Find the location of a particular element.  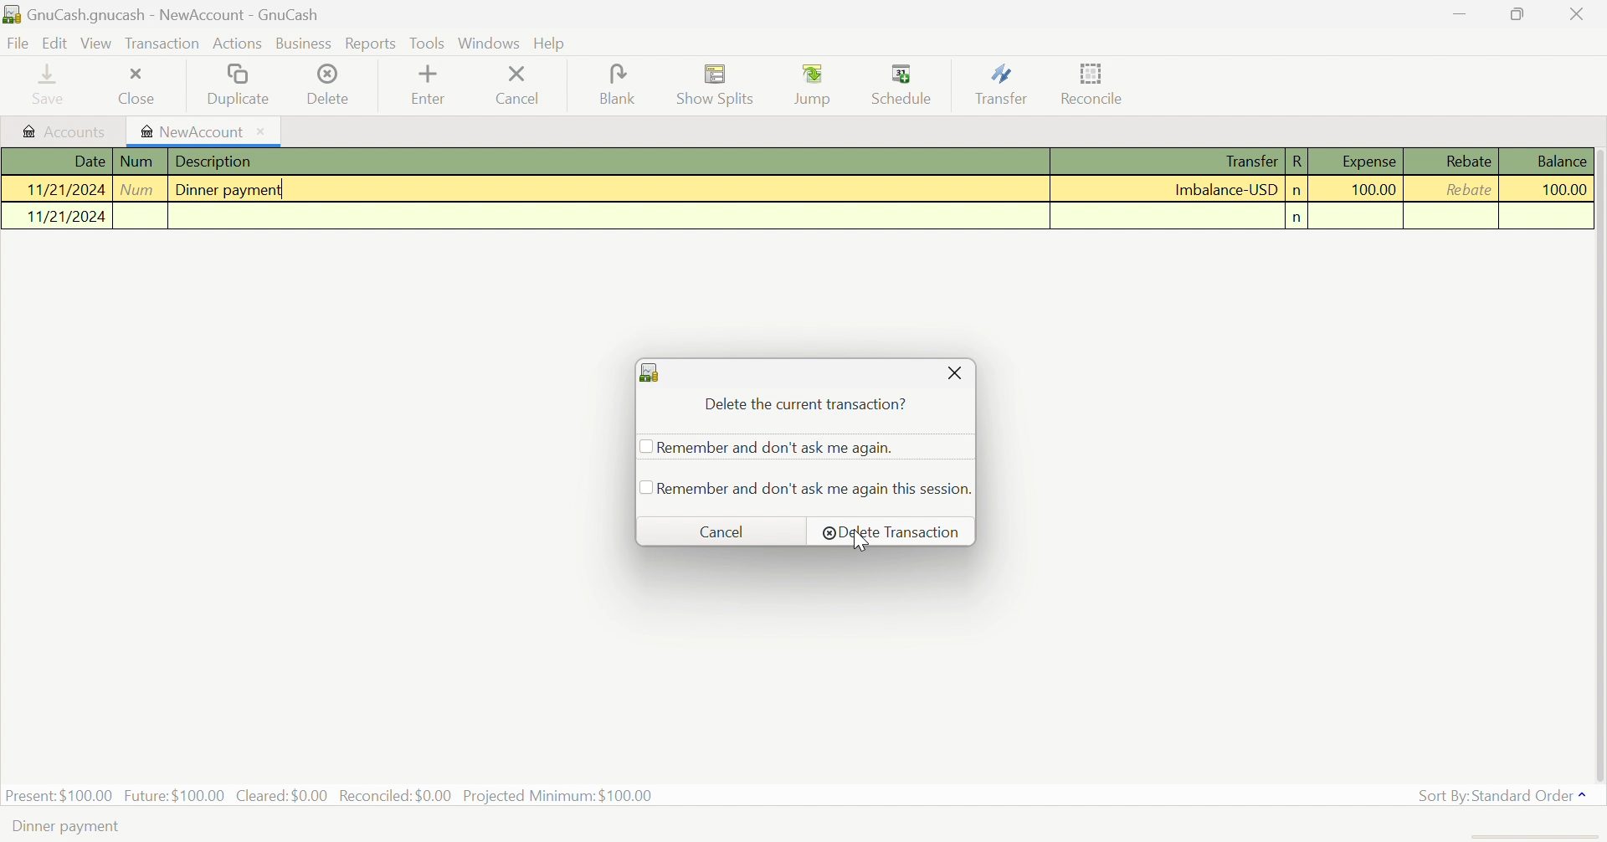

close is located at coordinates (138, 86).